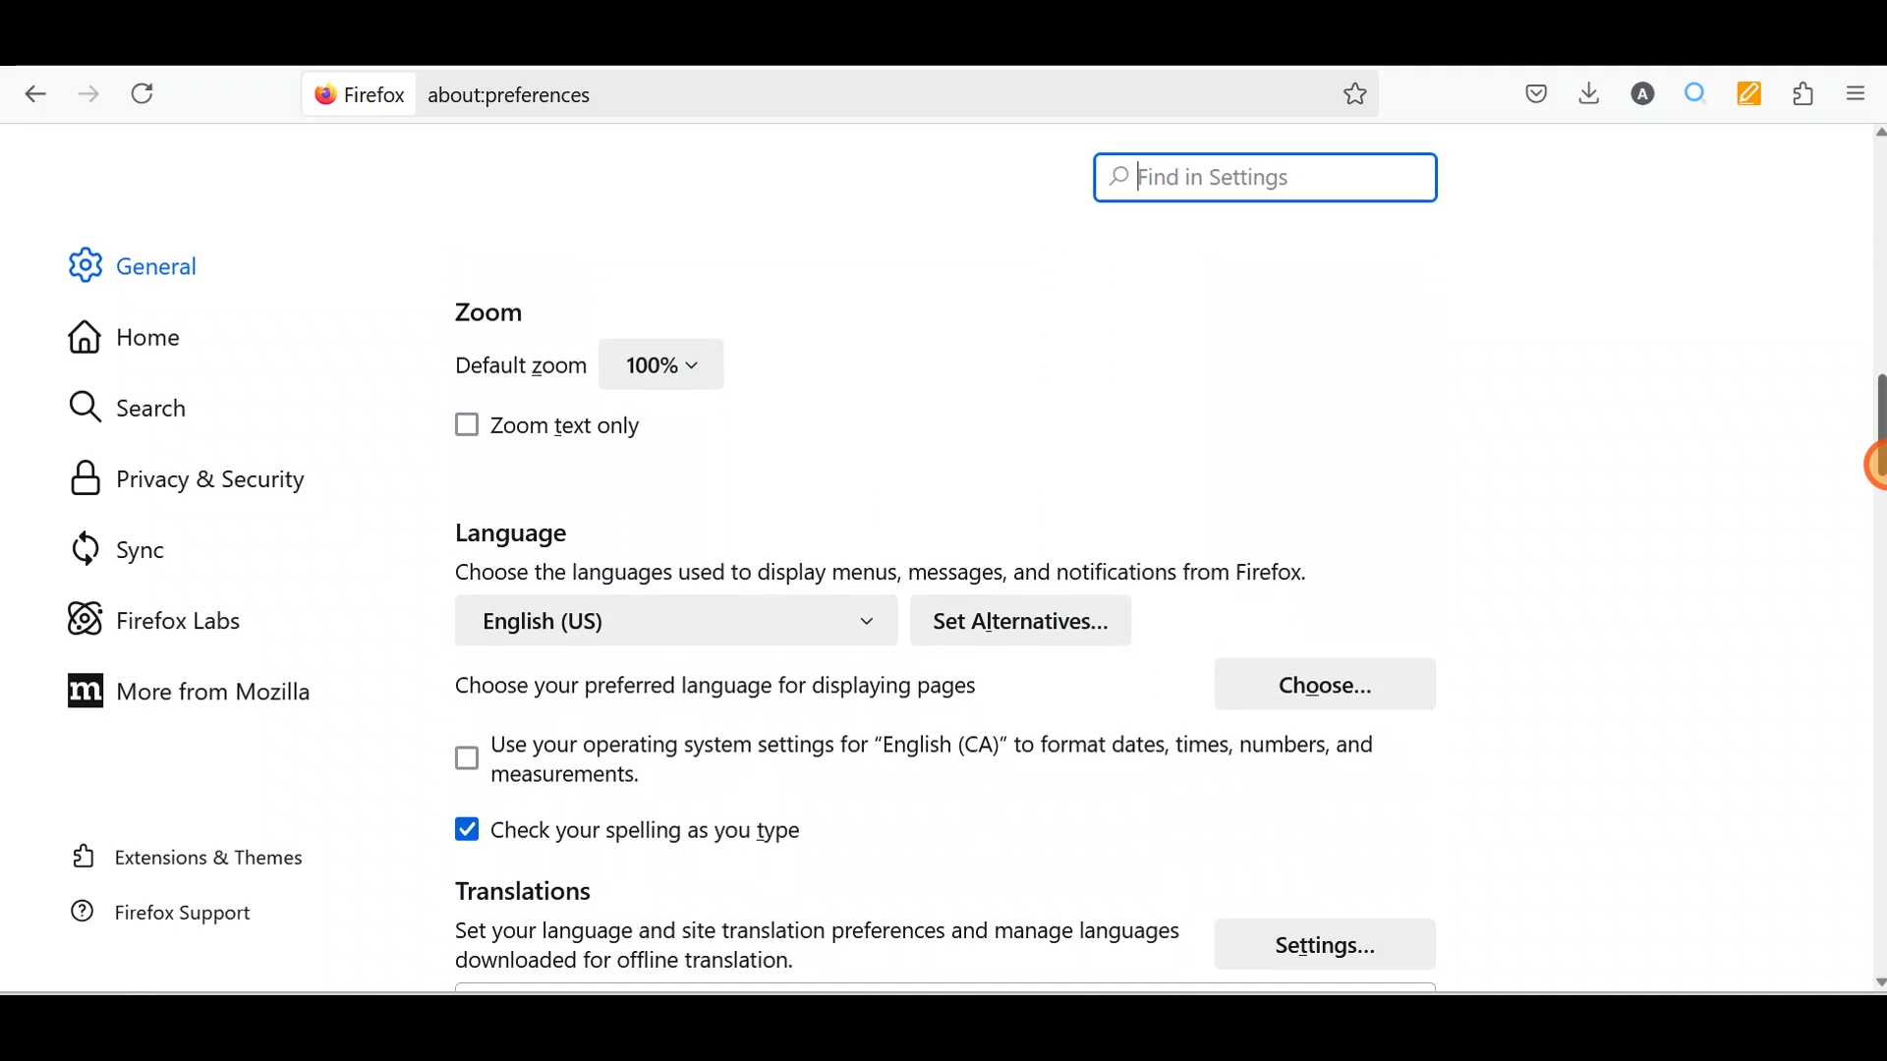  Describe the element at coordinates (141, 342) in the screenshot. I see `Home` at that location.